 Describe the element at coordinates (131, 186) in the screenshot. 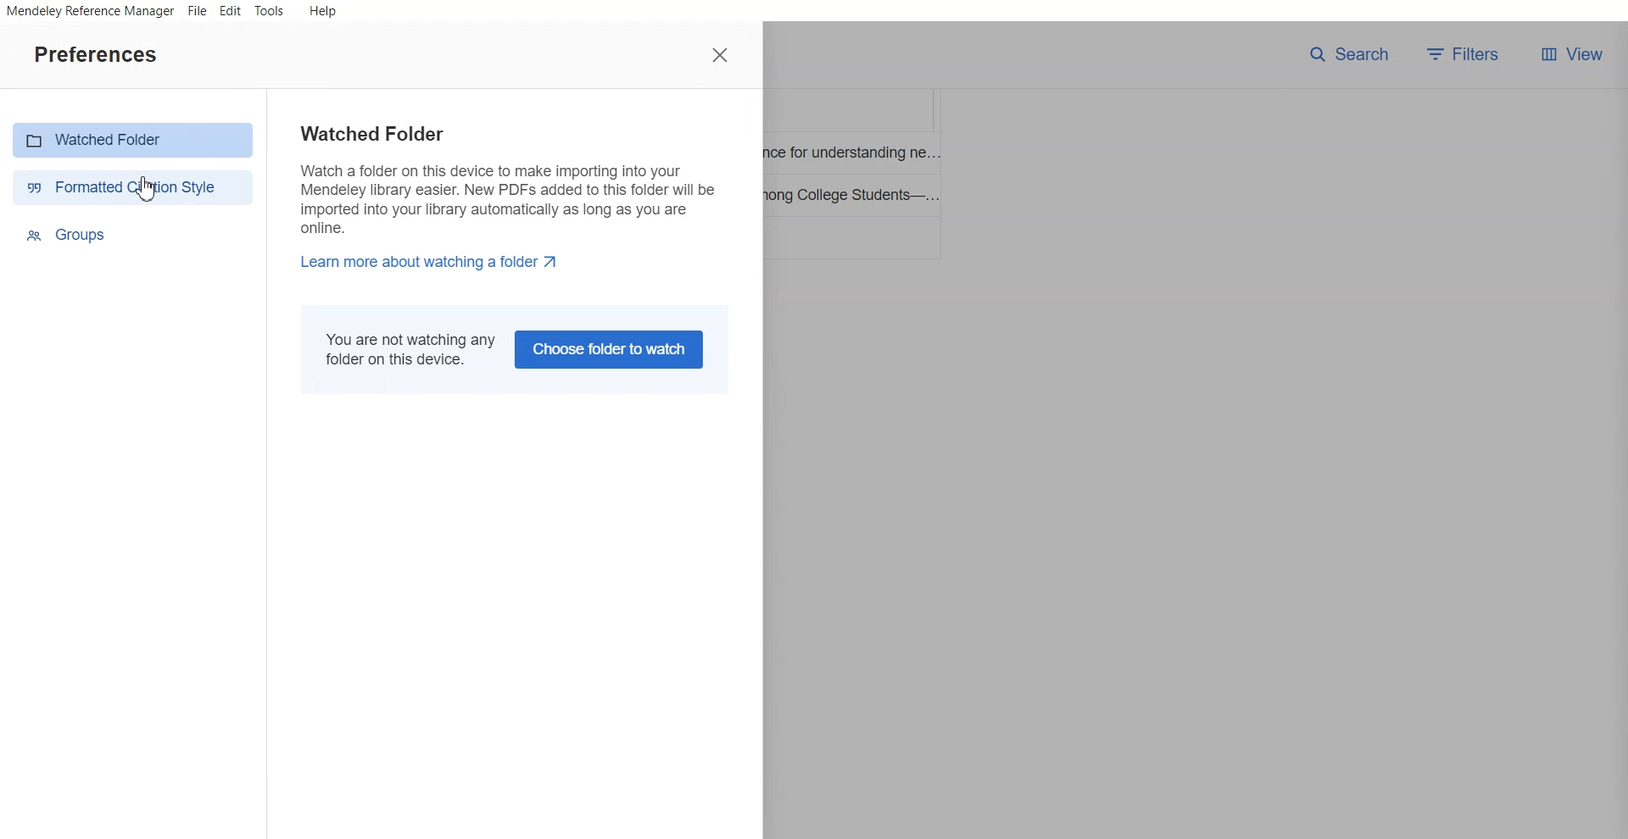

I see `Formatted caption Style` at that location.